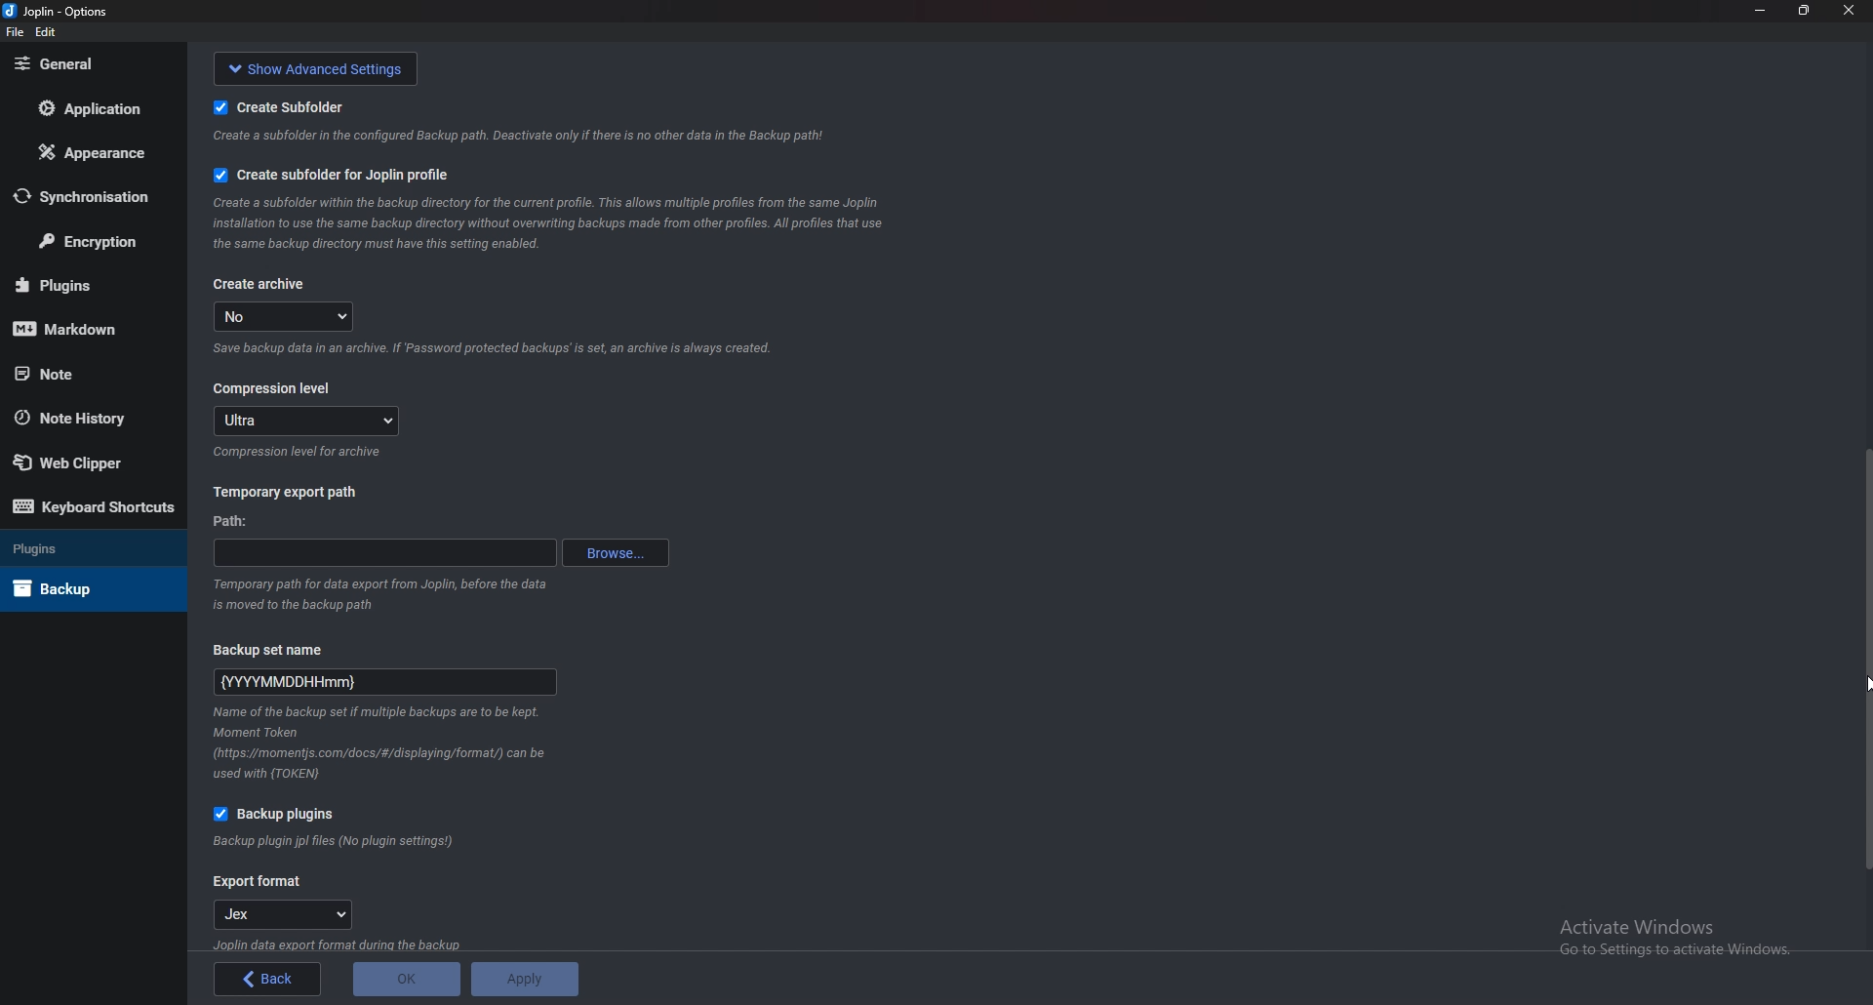  What do you see at coordinates (384, 553) in the screenshot?
I see `path` at bounding box center [384, 553].